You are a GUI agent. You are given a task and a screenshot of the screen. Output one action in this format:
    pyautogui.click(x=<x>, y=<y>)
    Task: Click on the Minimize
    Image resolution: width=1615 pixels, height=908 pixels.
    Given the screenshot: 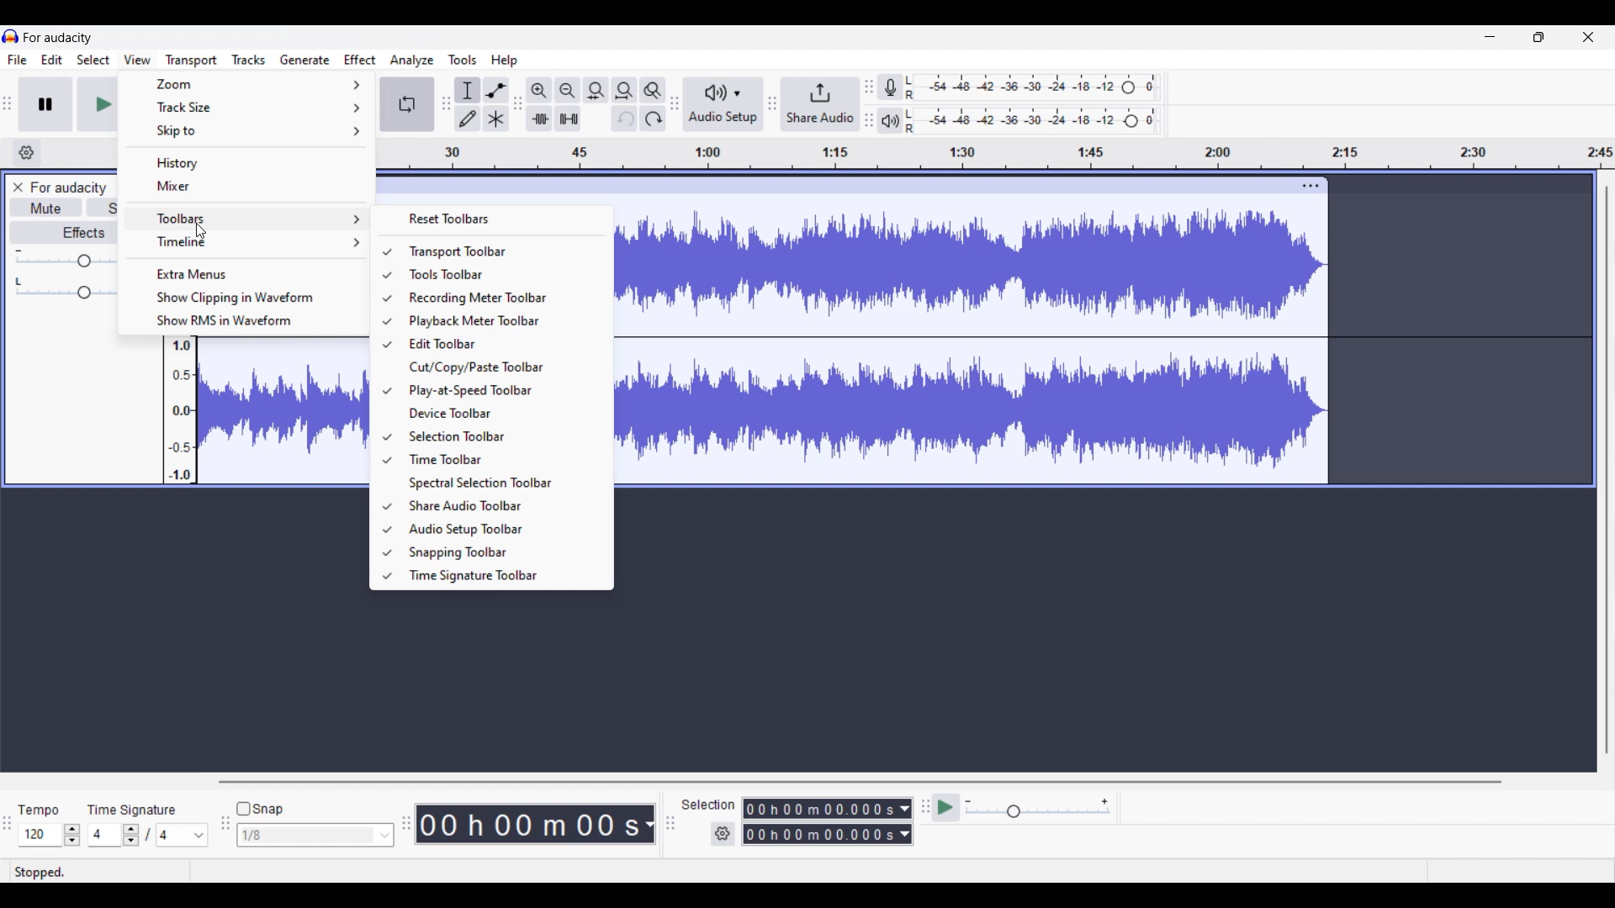 What is the action you would take?
    pyautogui.click(x=1491, y=37)
    